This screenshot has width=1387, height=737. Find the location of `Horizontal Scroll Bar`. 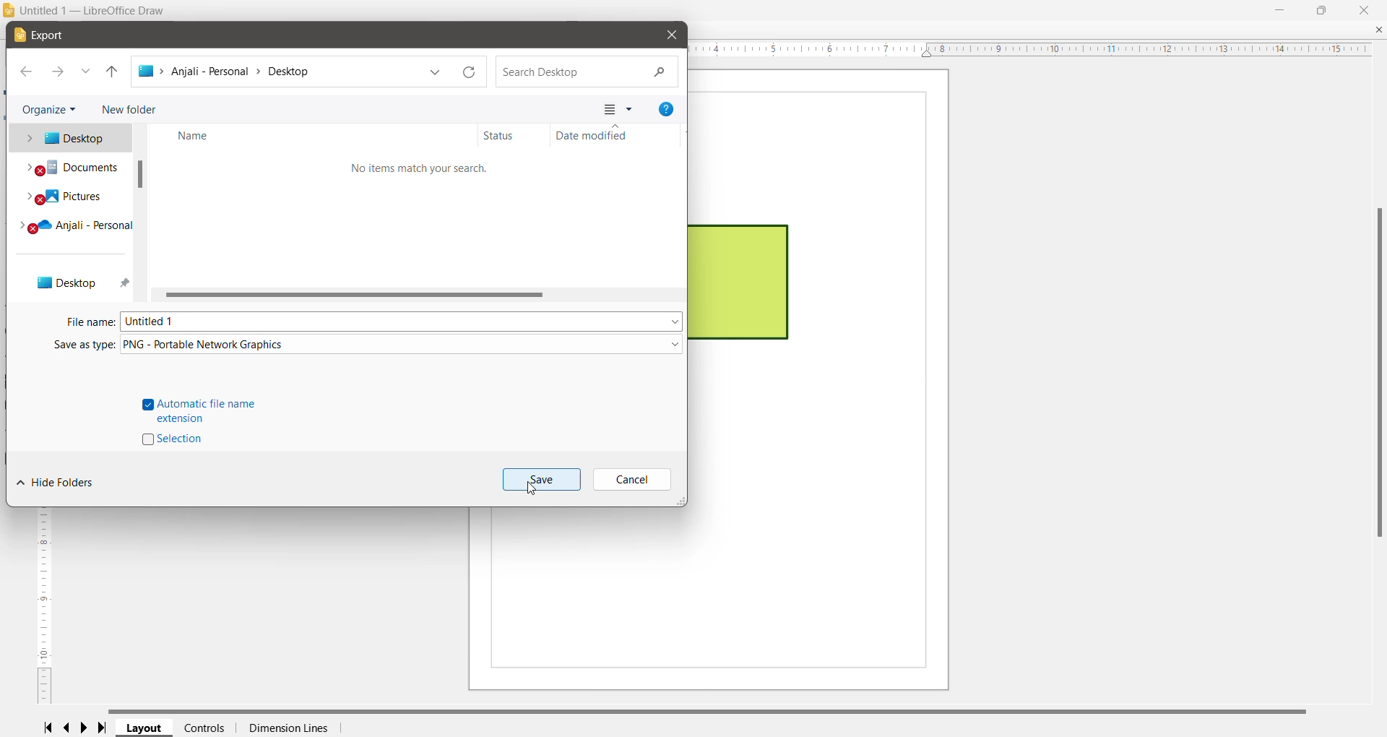

Horizontal Scroll Bar is located at coordinates (716, 710).